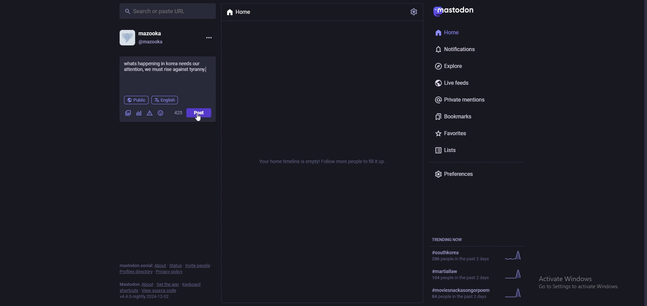 This screenshot has height=306, width=647. Describe the element at coordinates (473, 150) in the screenshot. I see `lists` at that location.